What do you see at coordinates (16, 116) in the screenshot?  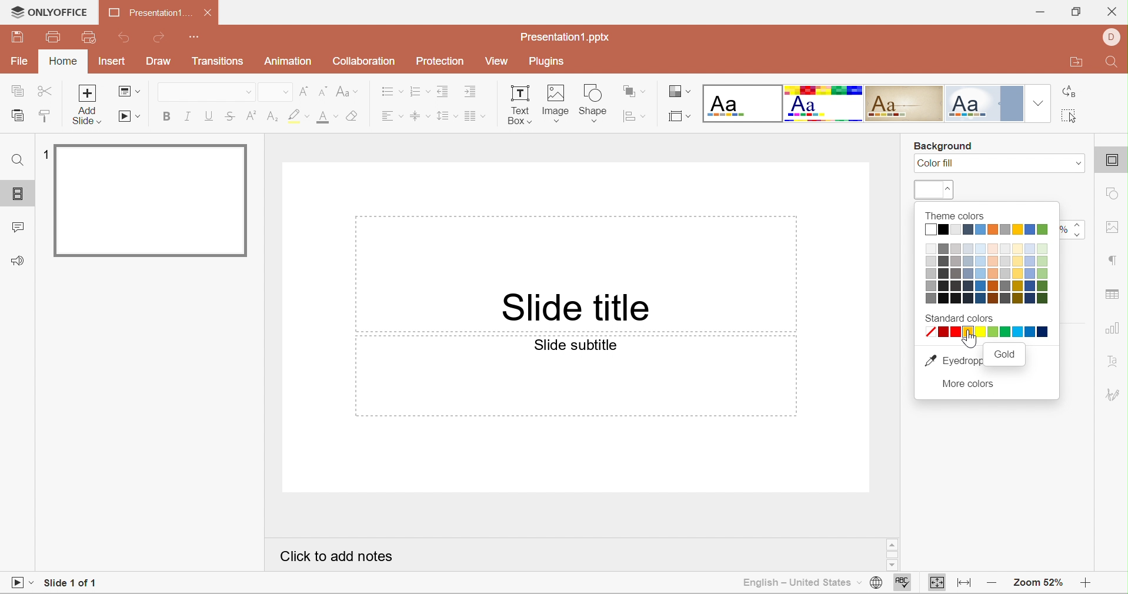 I see `Paste` at bounding box center [16, 116].